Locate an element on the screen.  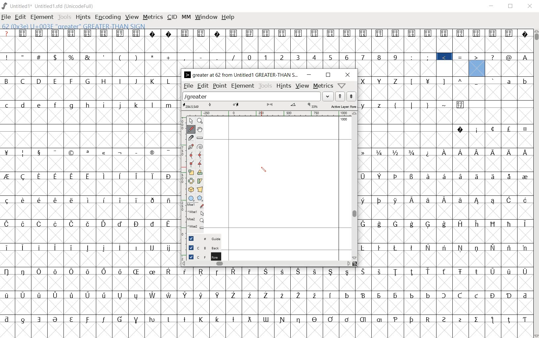
Rotate the selection is located at coordinates (200, 172).